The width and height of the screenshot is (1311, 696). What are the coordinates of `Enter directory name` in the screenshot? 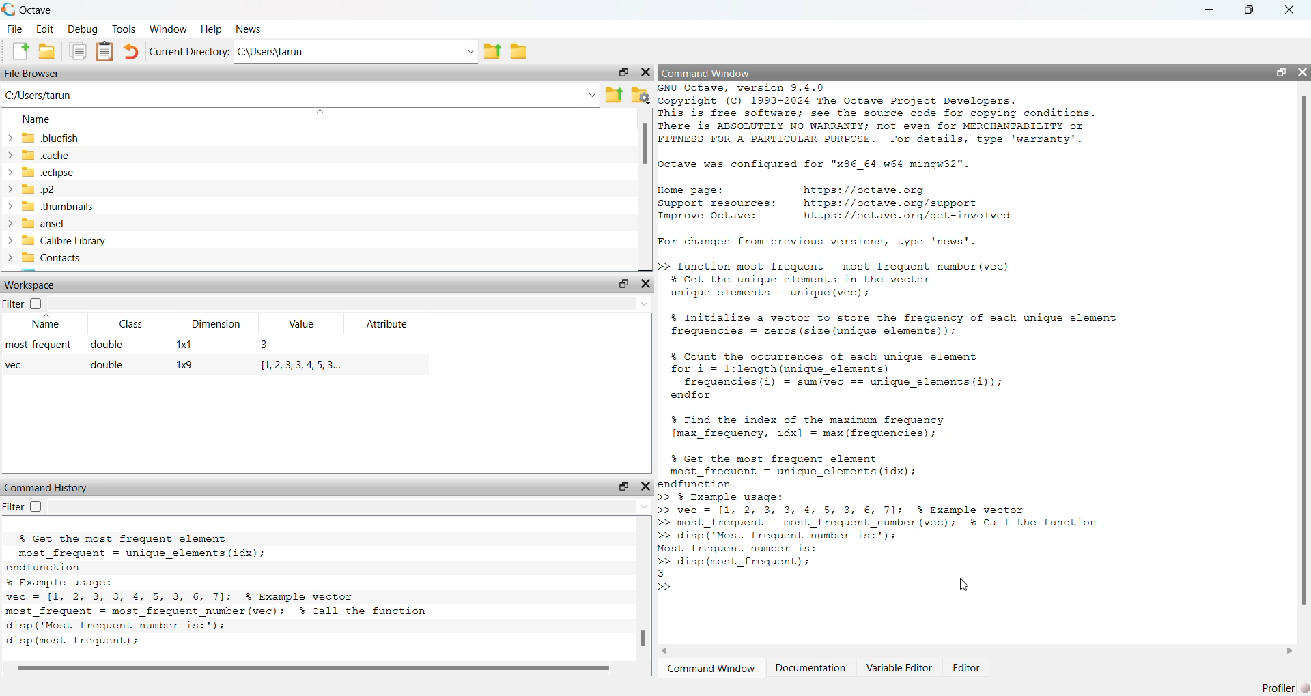 It's located at (470, 50).